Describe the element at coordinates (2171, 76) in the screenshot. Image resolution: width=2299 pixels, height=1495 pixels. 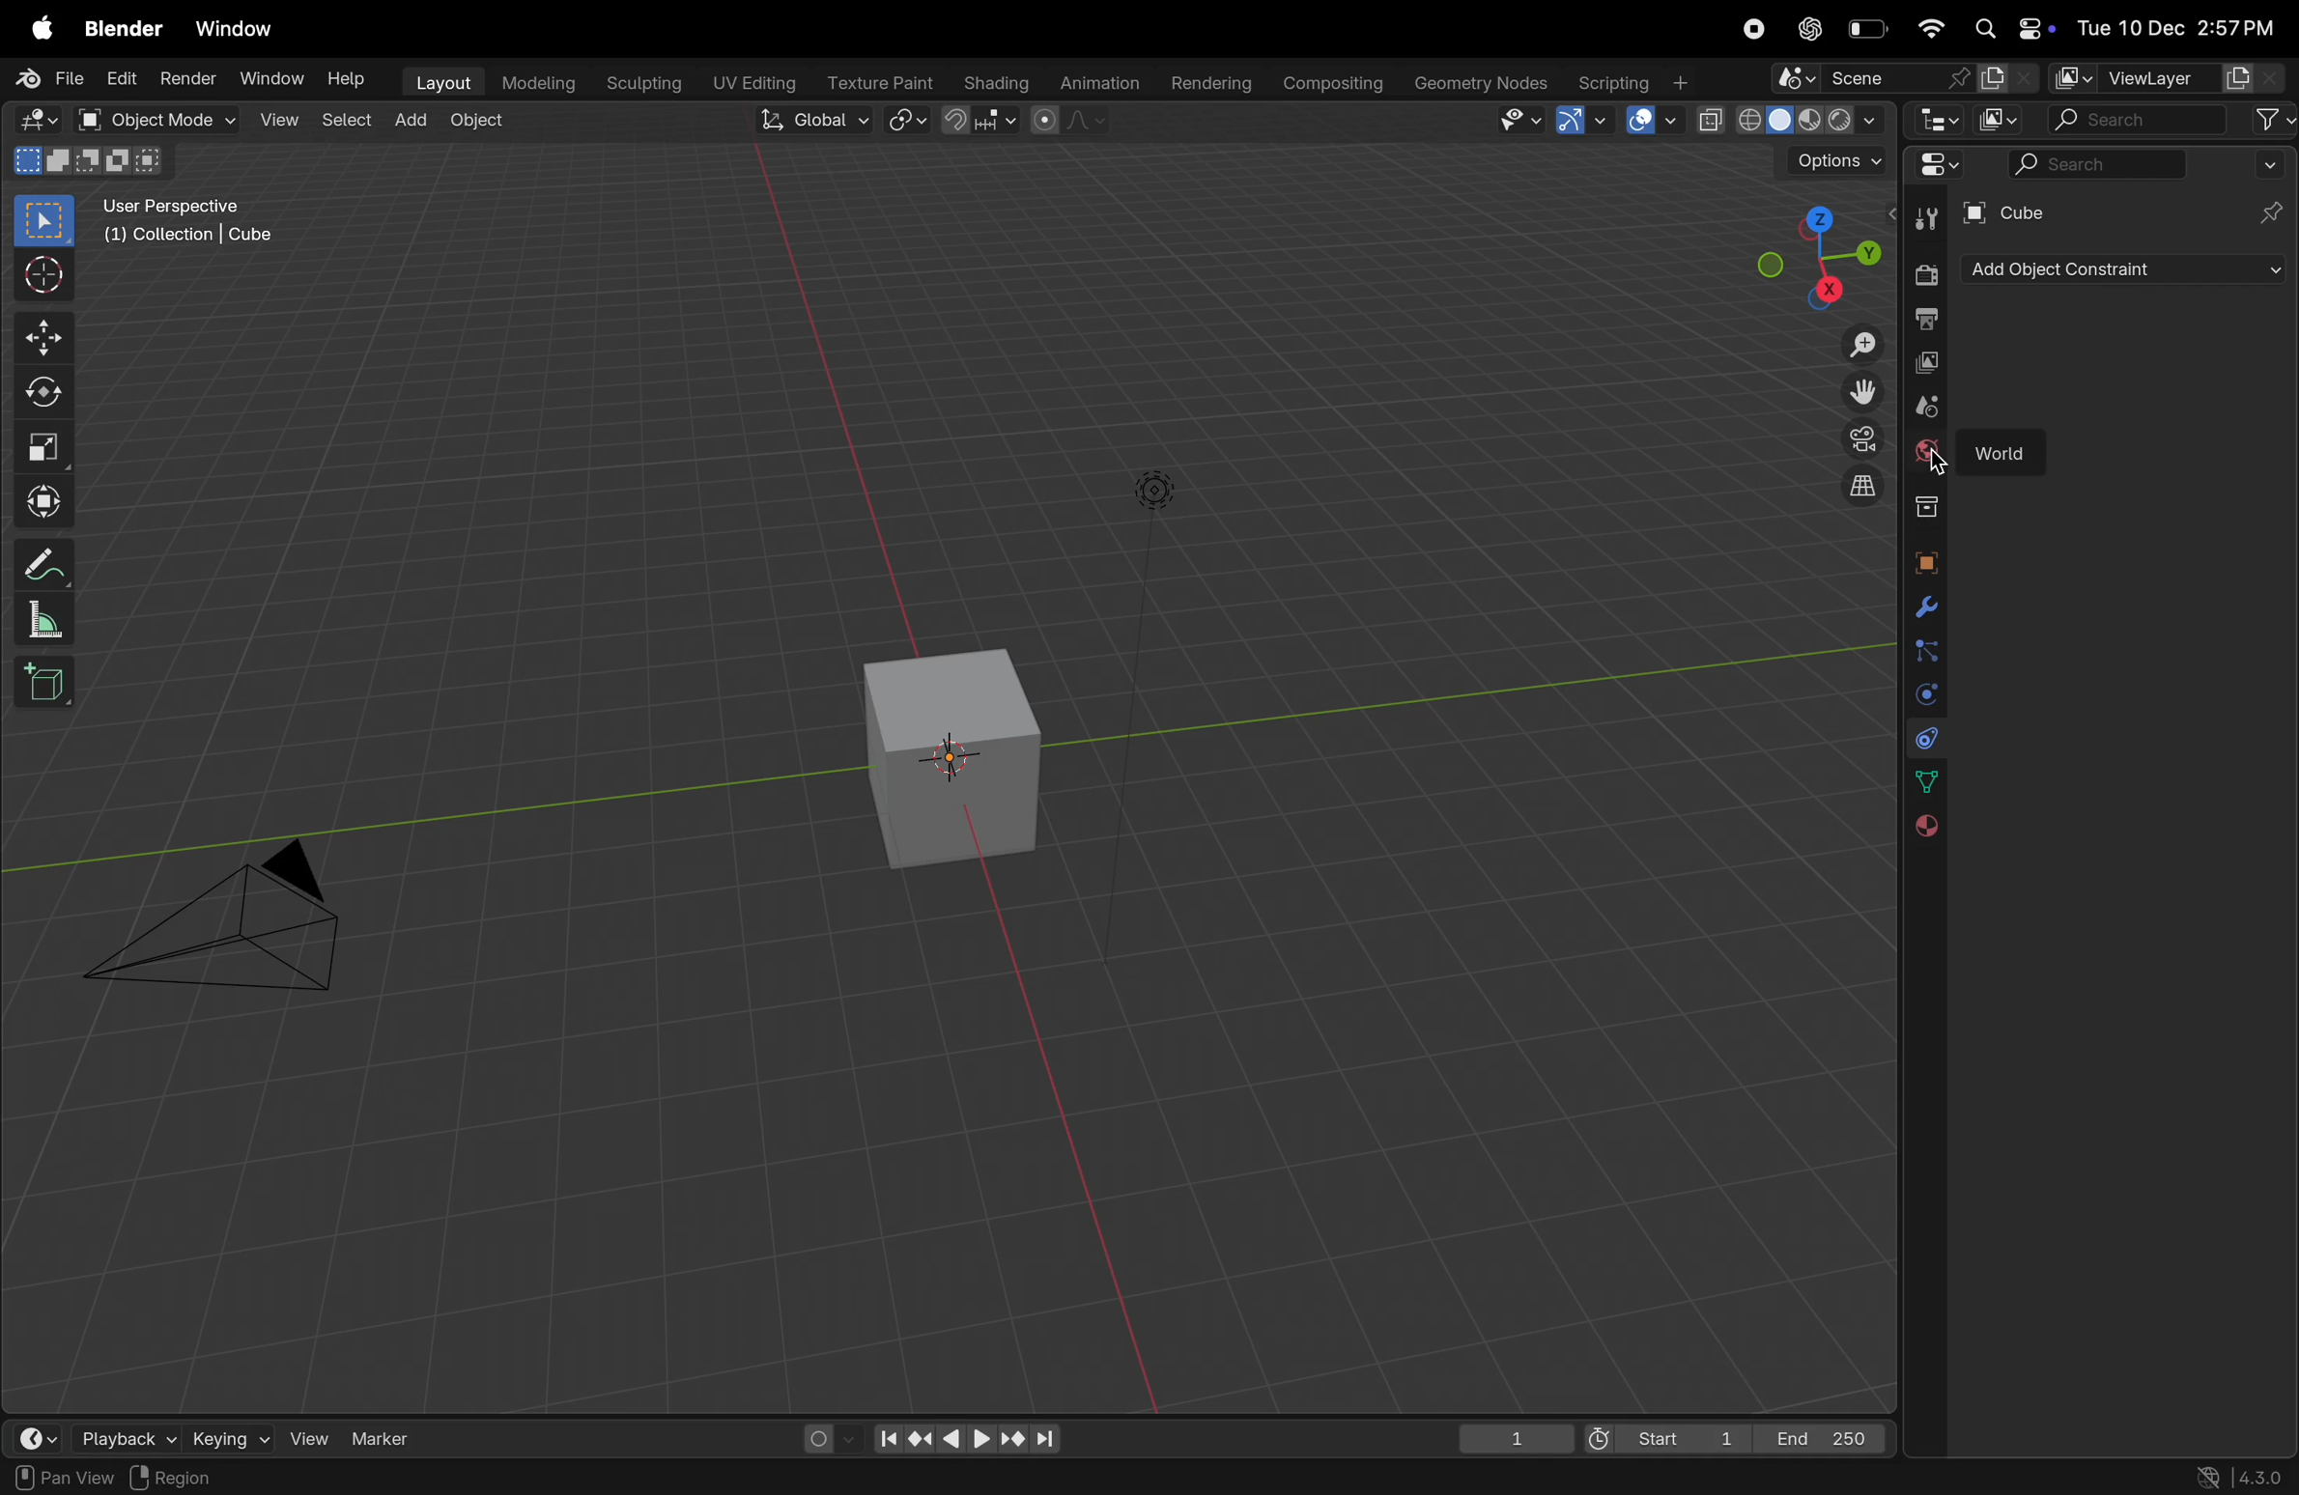
I see `View layer` at that location.